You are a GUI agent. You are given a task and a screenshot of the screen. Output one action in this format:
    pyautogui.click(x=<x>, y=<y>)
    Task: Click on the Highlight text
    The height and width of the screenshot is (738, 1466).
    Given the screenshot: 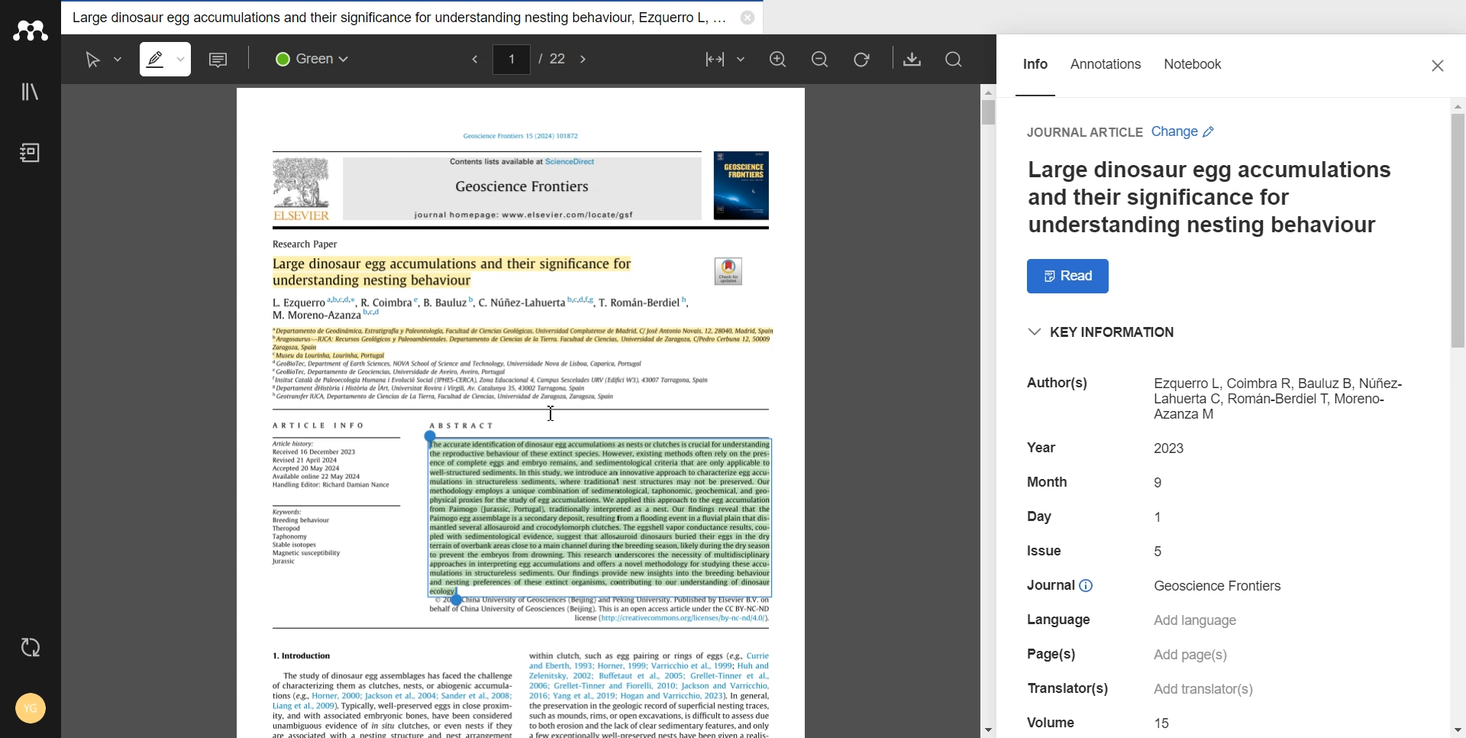 What is the action you would take?
    pyautogui.click(x=168, y=59)
    